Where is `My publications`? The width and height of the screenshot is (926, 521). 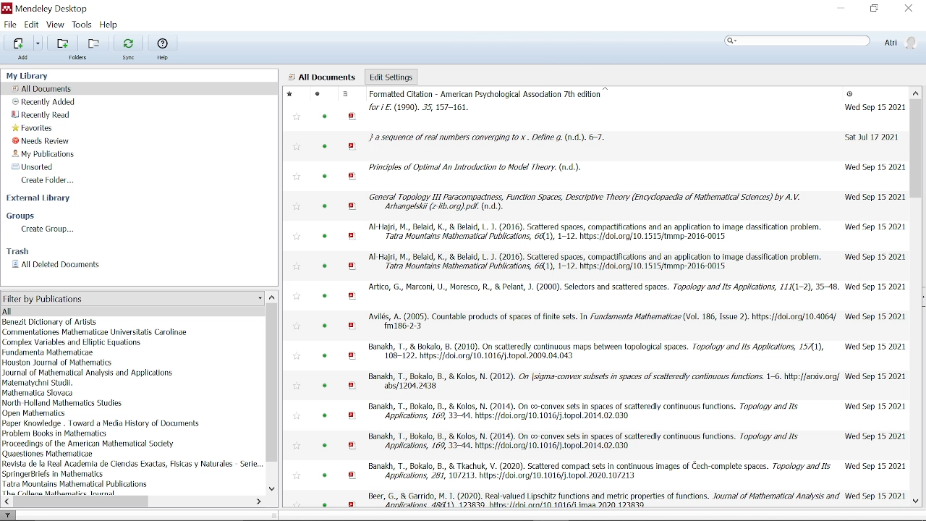 My publications is located at coordinates (45, 154).